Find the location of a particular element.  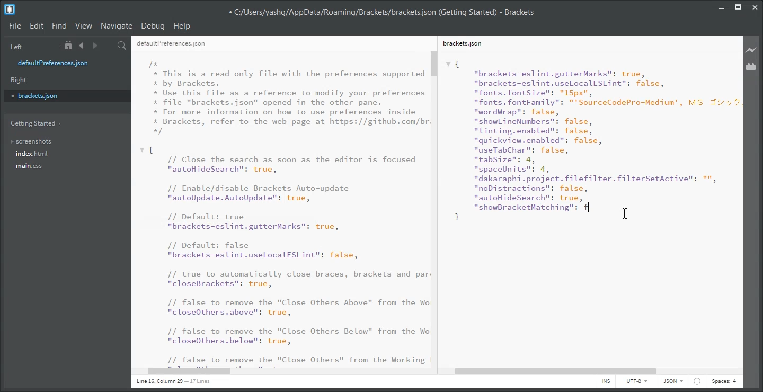

Horizontal Scroll Bar is located at coordinates (591, 371).